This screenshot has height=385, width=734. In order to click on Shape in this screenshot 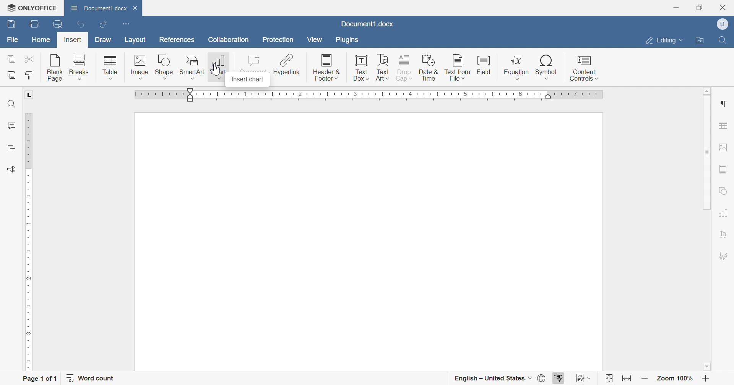, I will do `click(165, 66)`.